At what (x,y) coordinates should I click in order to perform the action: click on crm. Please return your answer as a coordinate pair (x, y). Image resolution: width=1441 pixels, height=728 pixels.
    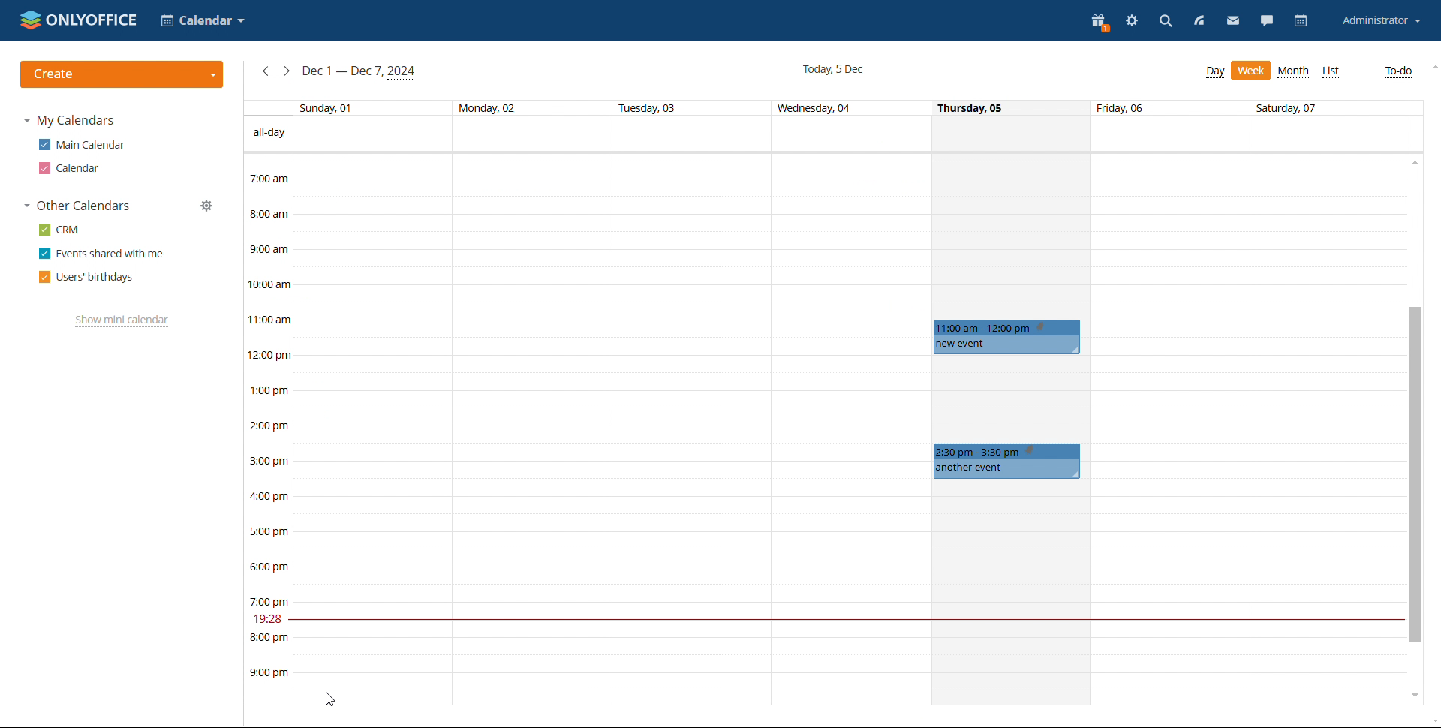
    Looking at the image, I should click on (58, 230).